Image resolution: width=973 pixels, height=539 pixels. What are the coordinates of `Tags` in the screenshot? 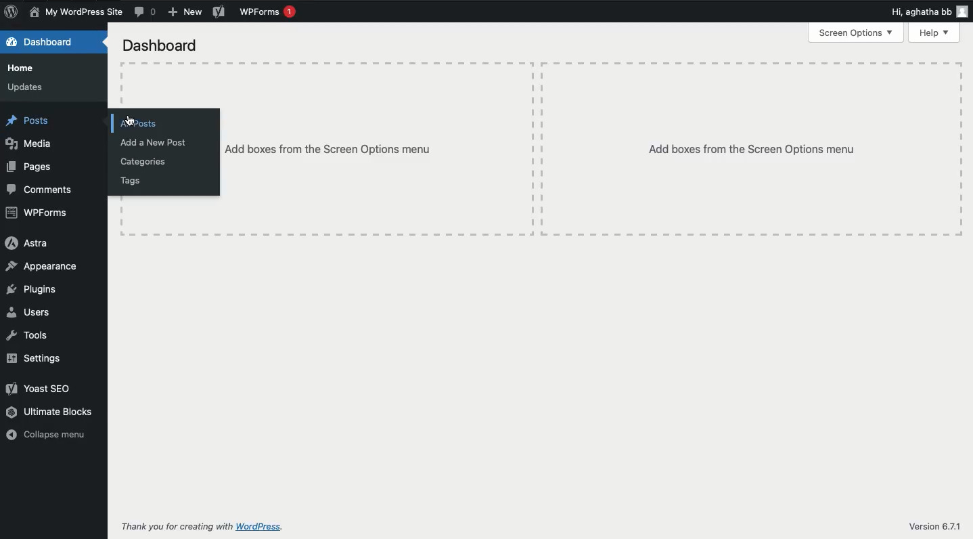 It's located at (129, 183).